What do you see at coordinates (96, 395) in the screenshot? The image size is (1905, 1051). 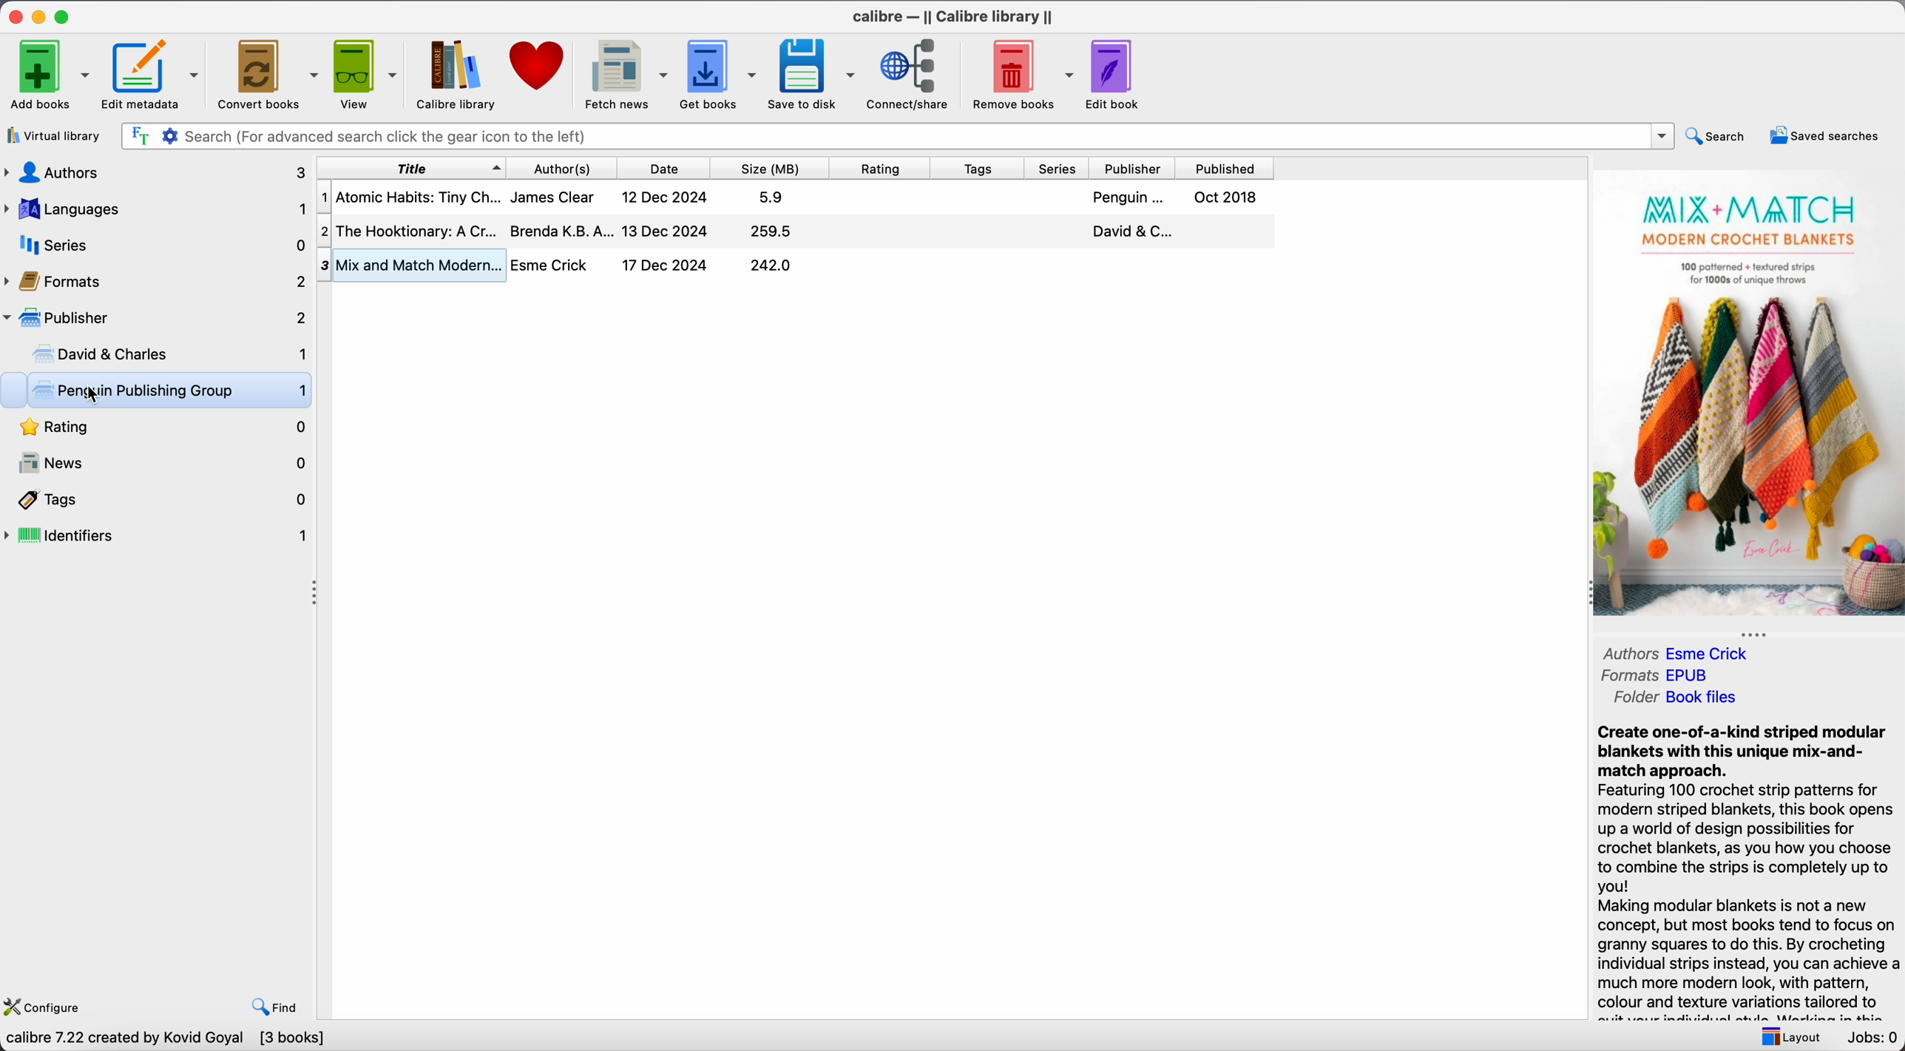 I see `cursor` at bounding box center [96, 395].